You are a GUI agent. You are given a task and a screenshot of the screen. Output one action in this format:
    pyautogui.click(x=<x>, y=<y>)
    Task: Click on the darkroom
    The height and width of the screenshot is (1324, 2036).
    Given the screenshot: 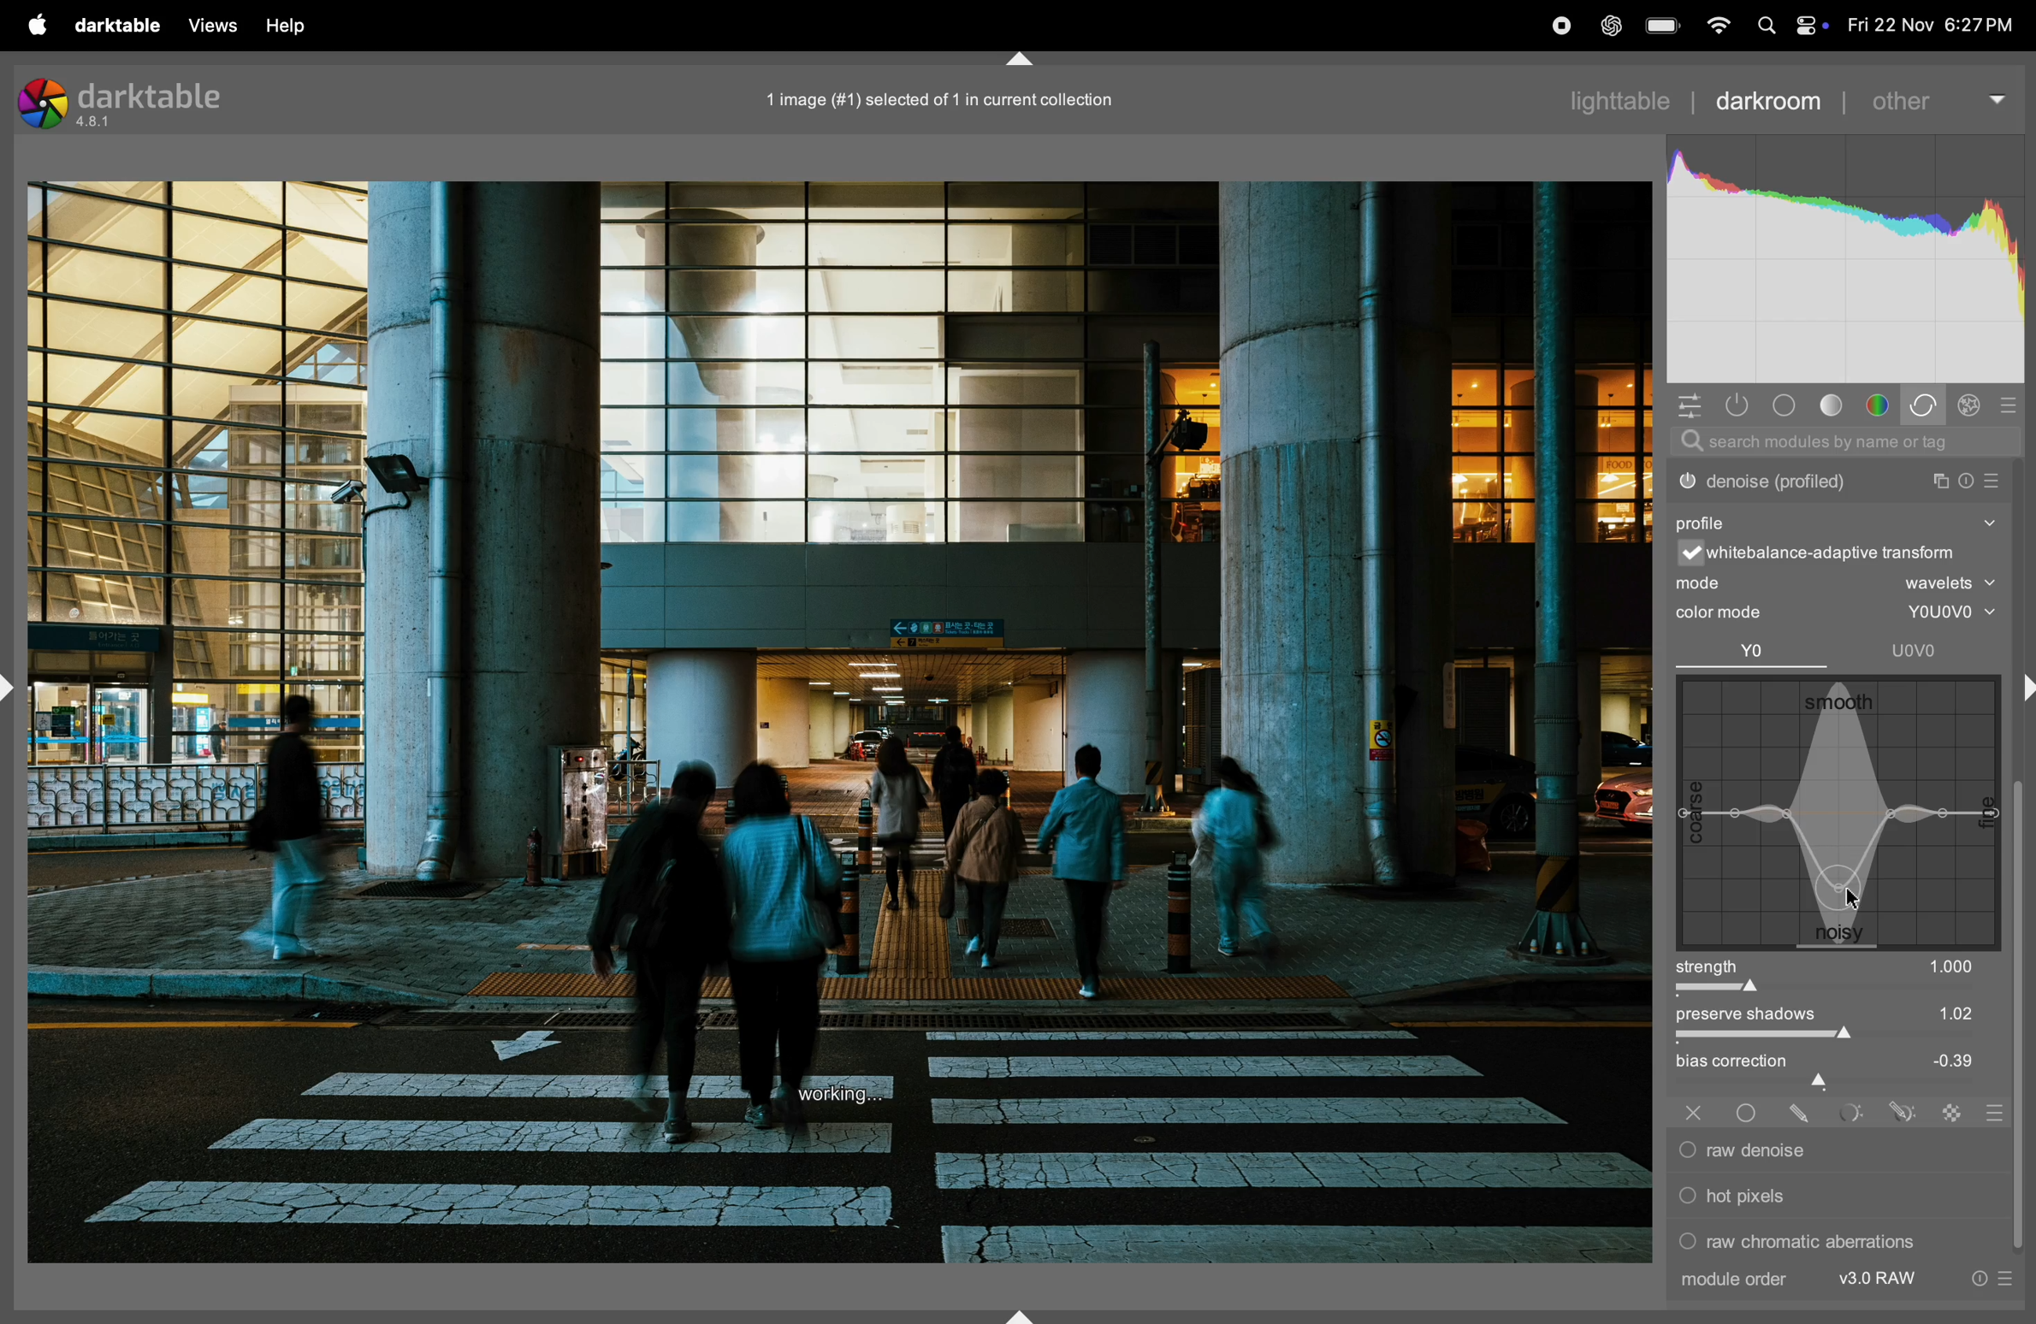 What is the action you would take?
    pyautogui.click(x=1773, y=103)
    